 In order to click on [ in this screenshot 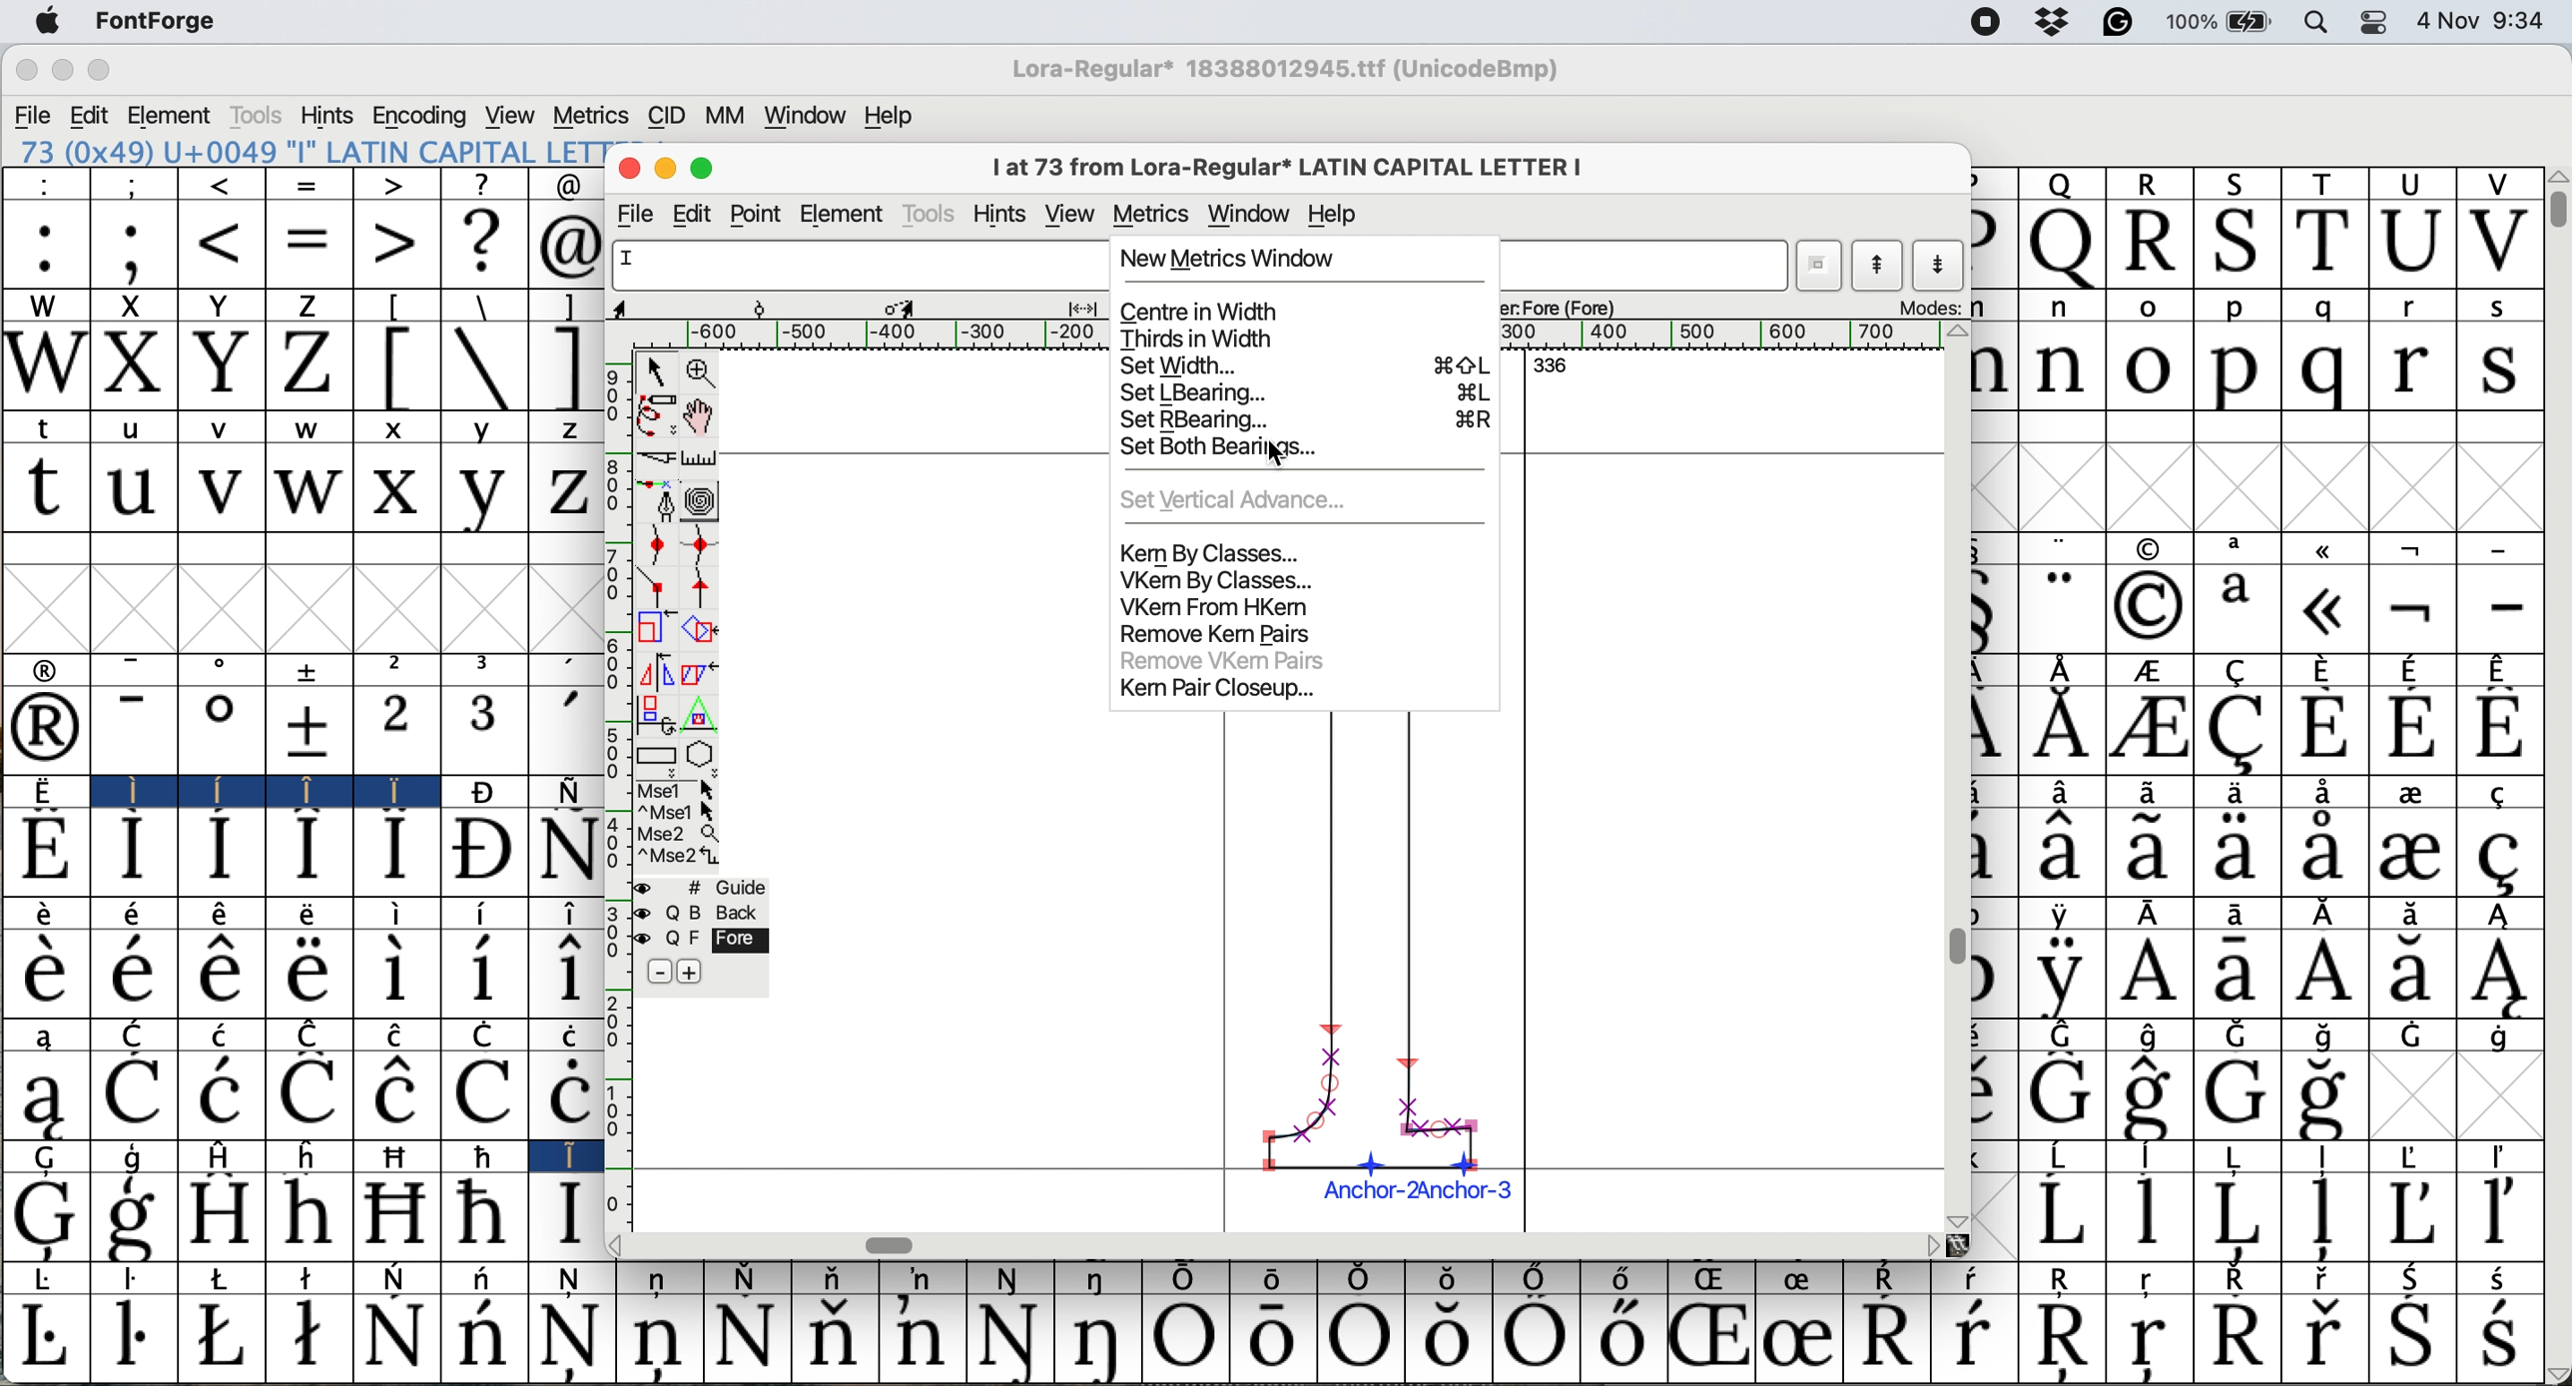, I will do `click(396, 366)`.